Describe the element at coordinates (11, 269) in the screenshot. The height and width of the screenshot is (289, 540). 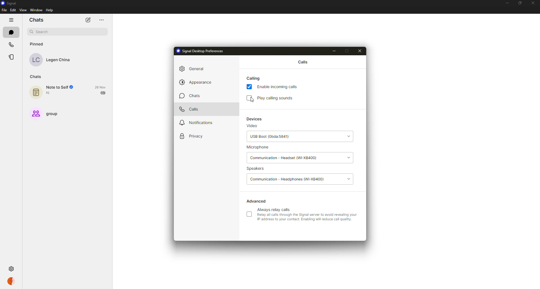
I see `settings` at that location.